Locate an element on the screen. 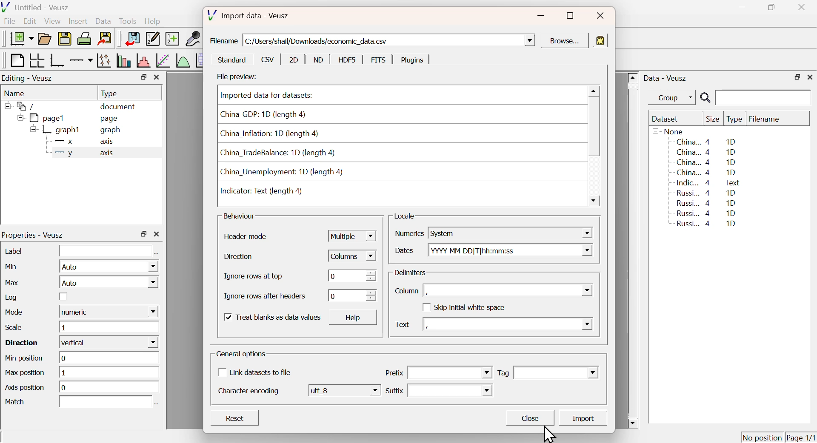 This screenshot has height=443, width=817. Import Data is located at coordinates (132, 39).